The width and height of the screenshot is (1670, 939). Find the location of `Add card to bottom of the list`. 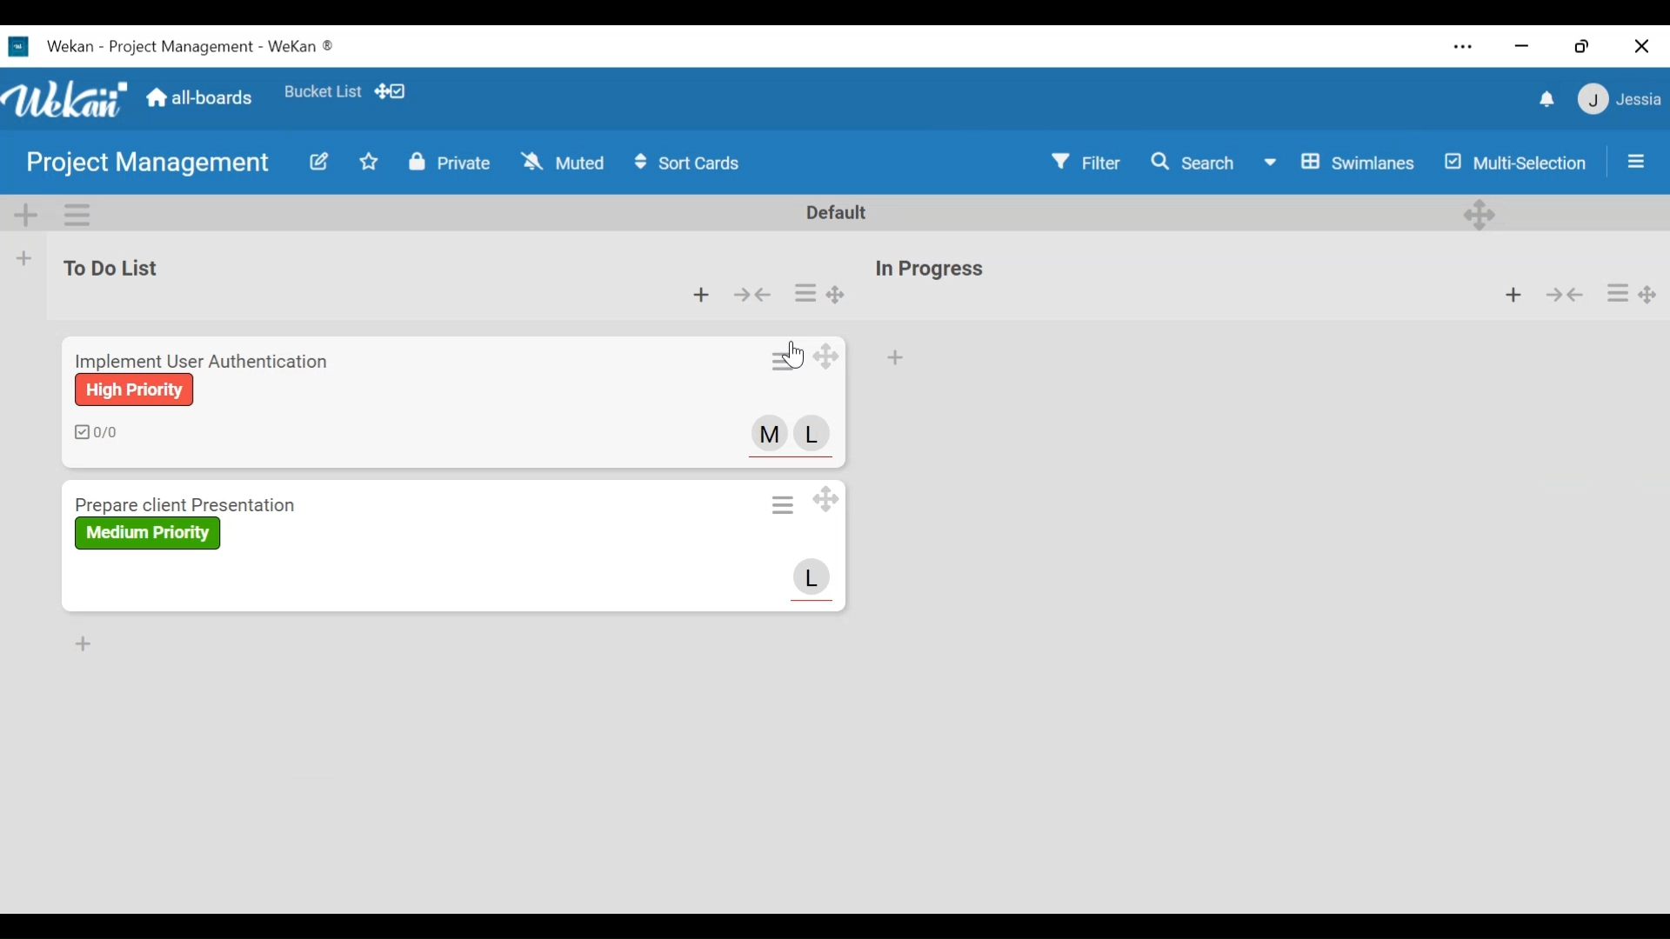

Add card to bottom of the list is located at coordinates (893, 358).